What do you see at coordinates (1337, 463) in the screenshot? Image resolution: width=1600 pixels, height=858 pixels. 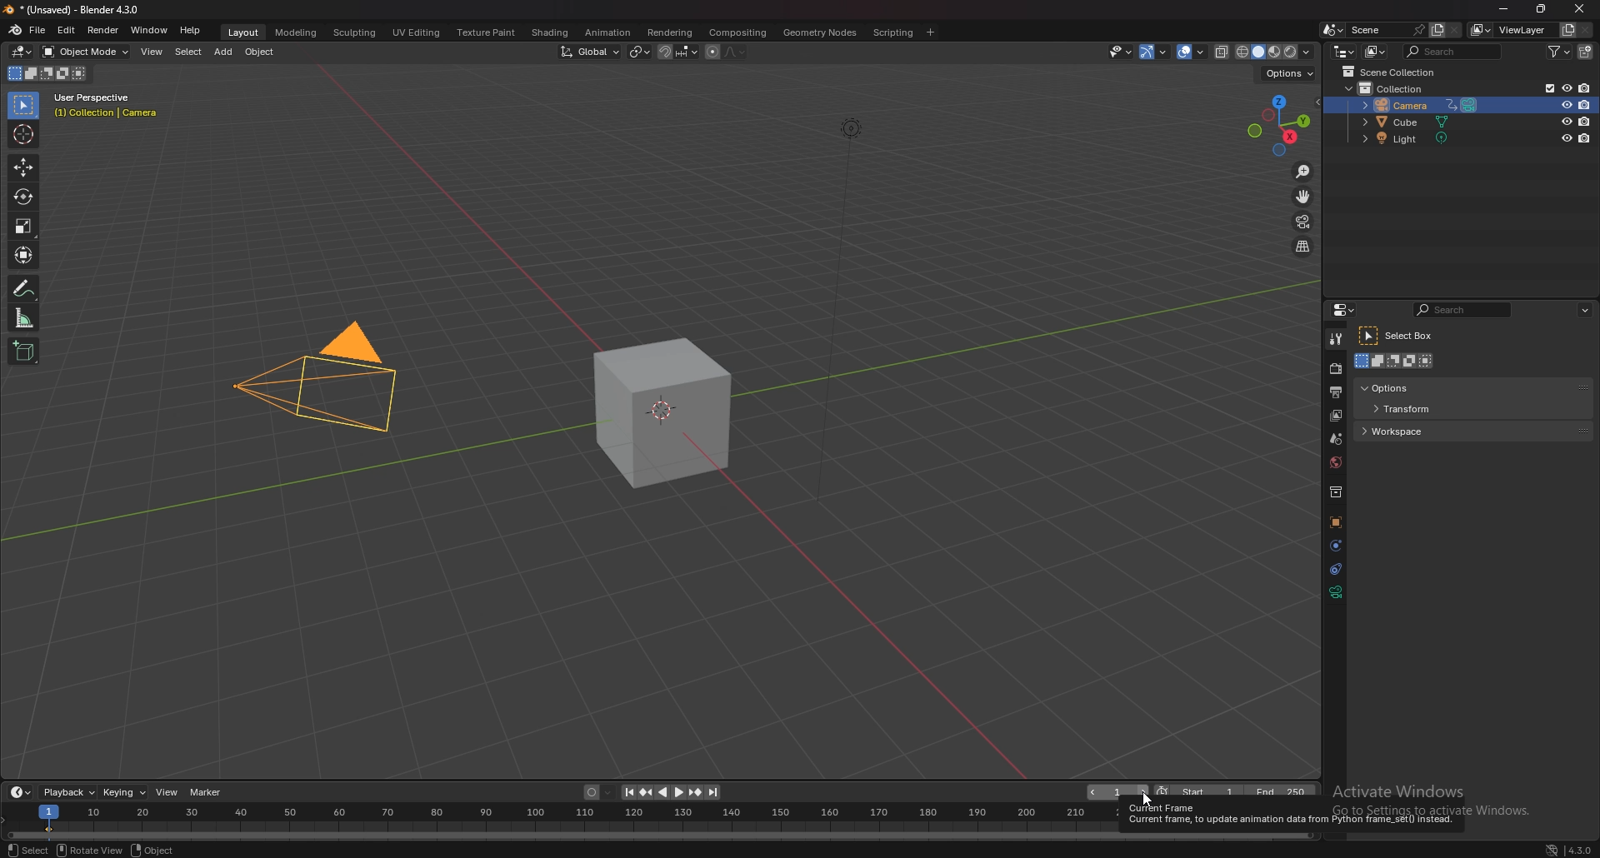 I see `world` at bounding box center [1337, 463].